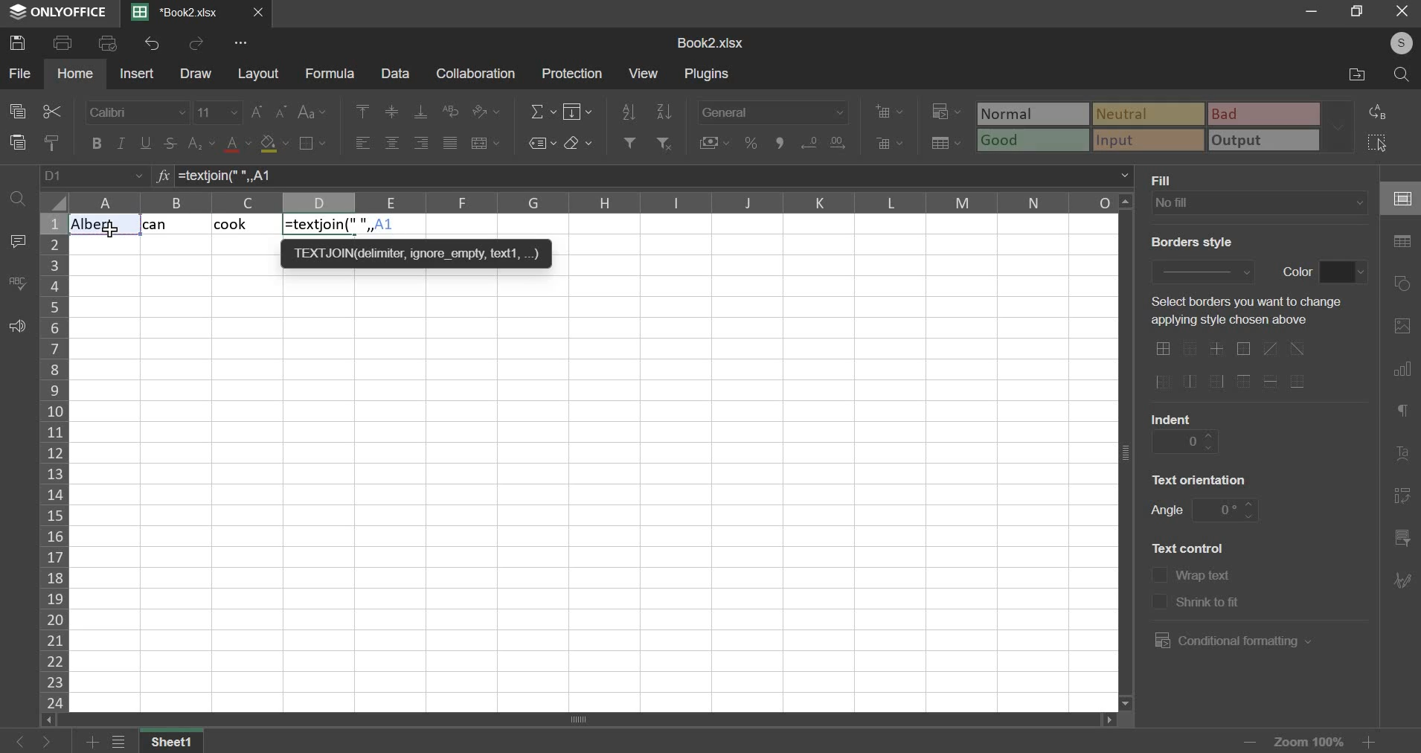 This screenshot has height=753, width=1421. I want to click on merge & center, so click(486, 143).